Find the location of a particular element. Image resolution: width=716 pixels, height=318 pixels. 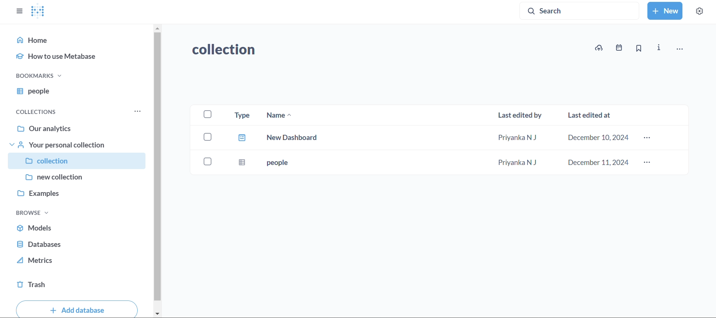

type is located at coordinates (239, 141).